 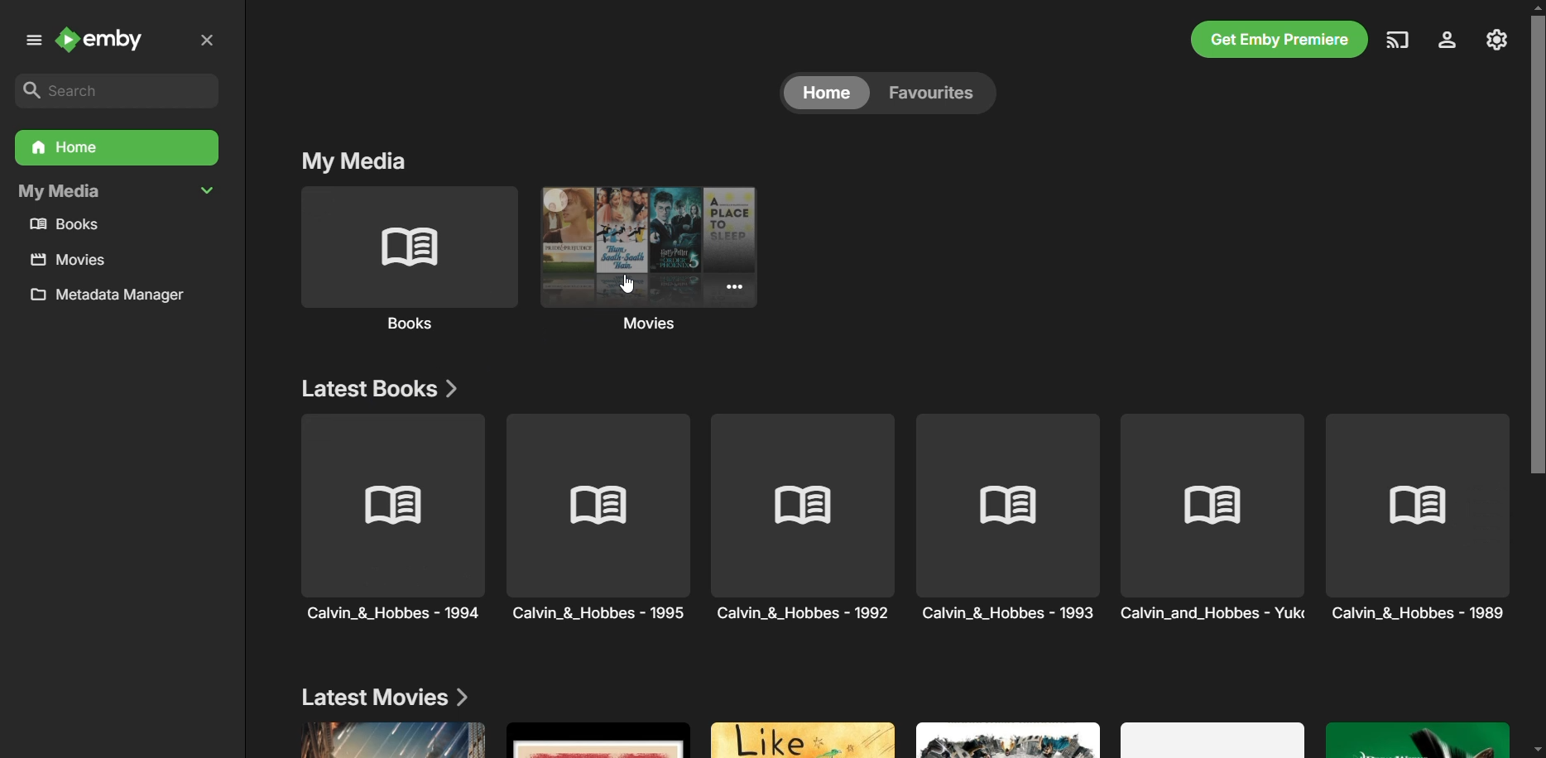 What do you see at coordinates (599, 517) in the screenshot?
I see `` at bounding box center [599, 517].